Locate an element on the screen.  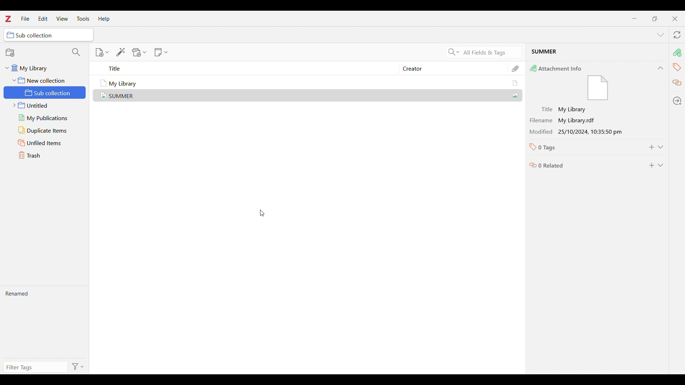
New note  is located at coordinates (161, 52).